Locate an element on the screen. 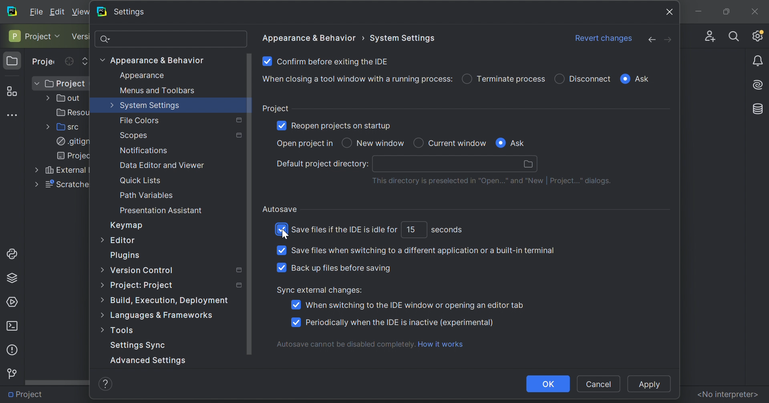 The image size is (769, 403). Checkbox is located at coordinates (500, 143).